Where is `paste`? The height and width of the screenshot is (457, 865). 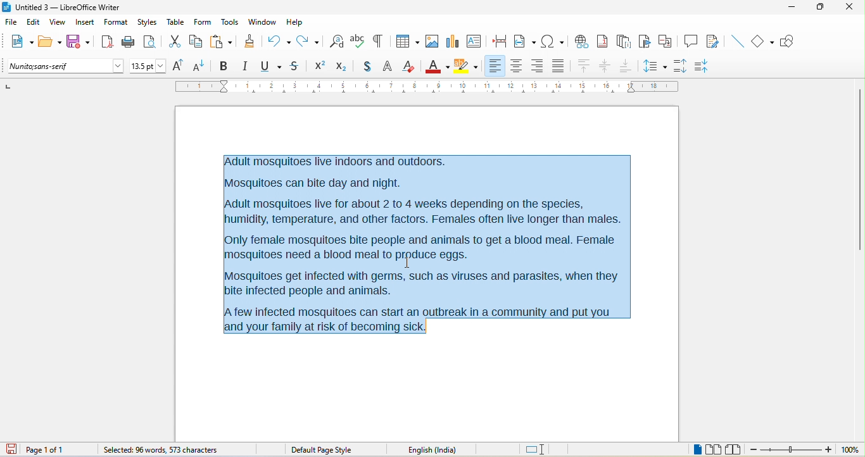 paste is located at coordinates (225, 42).